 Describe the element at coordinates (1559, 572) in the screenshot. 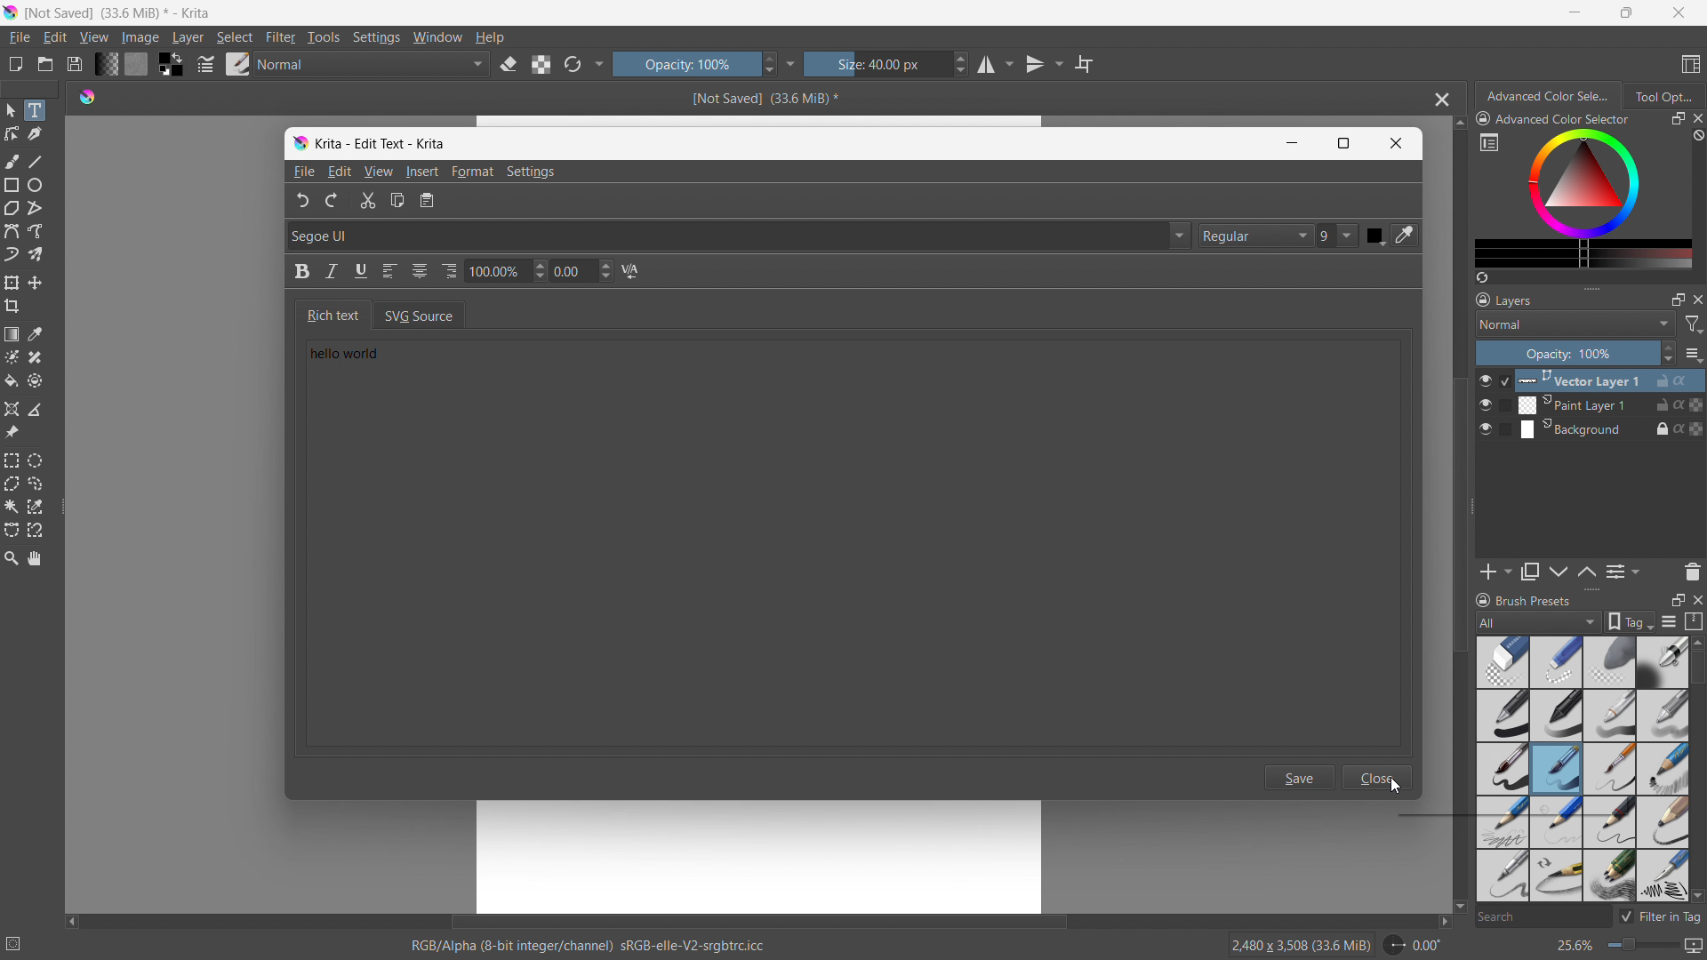

I see `move layer up` at that location.